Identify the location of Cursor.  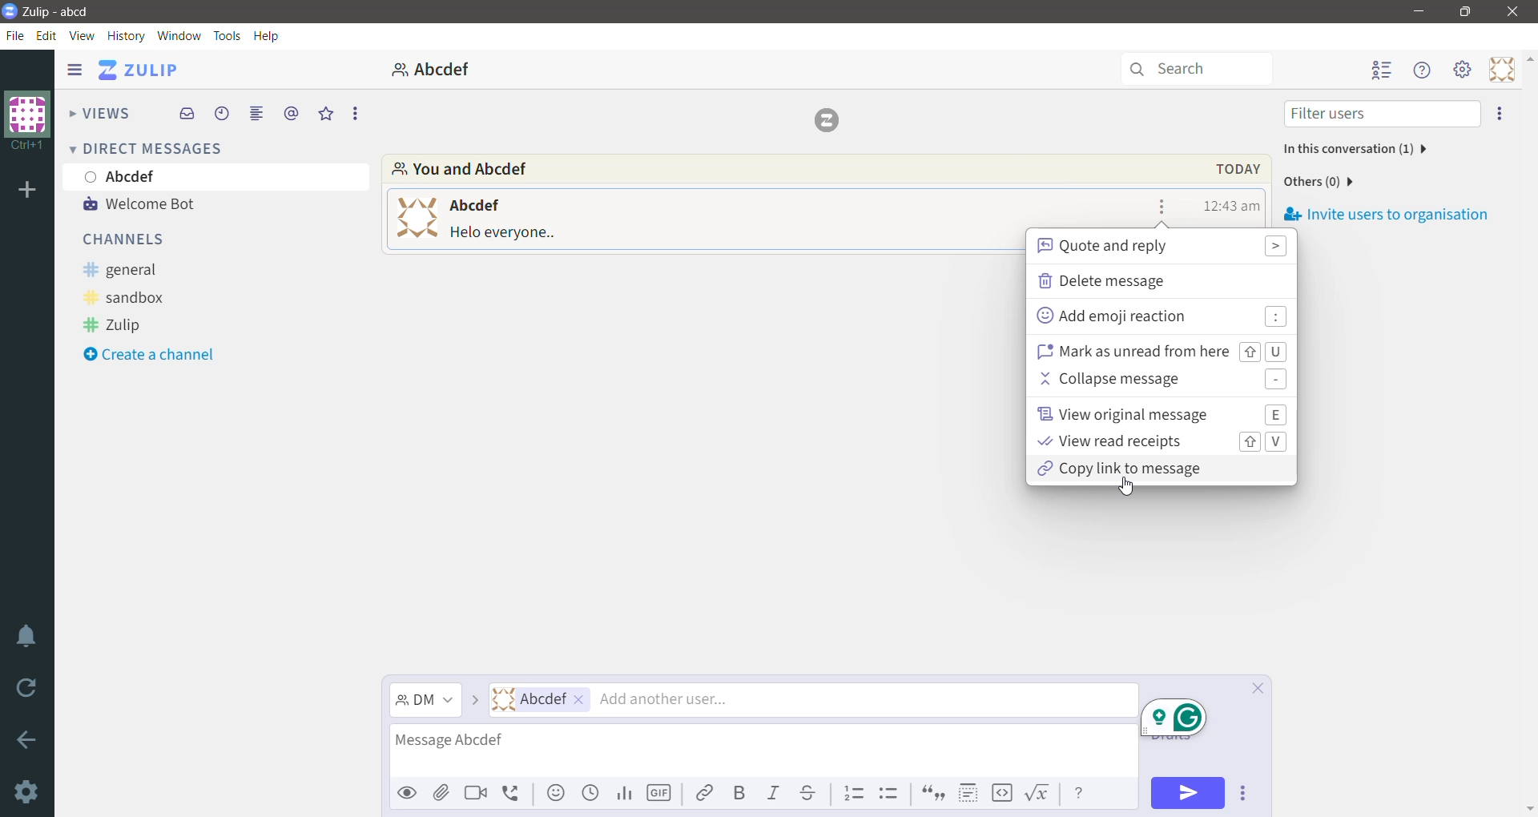
(1123, 492).